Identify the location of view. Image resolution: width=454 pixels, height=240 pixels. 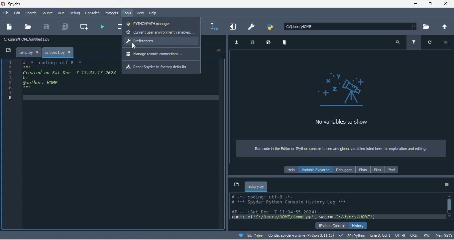
(140, 12).